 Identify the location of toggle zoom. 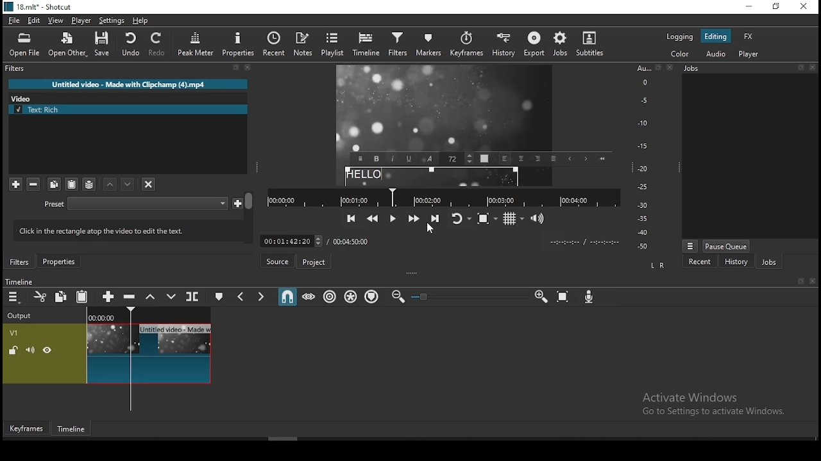
(487, 218).